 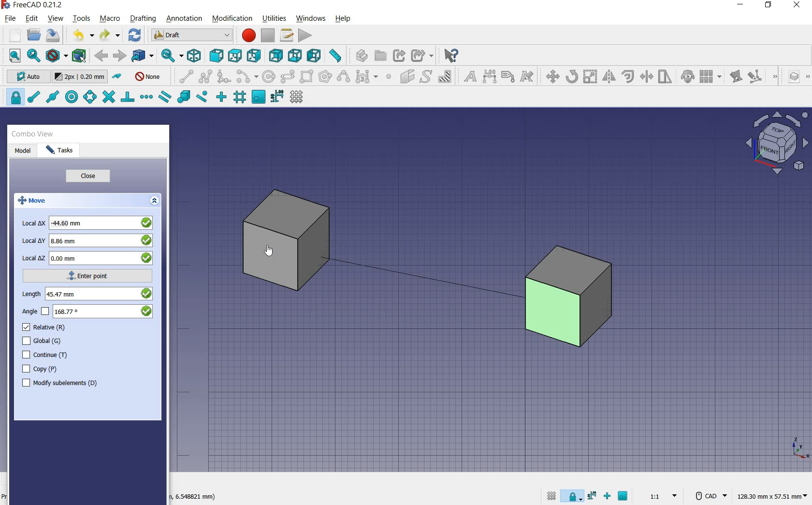 I want to click on system name, so click(x=33, y=5).